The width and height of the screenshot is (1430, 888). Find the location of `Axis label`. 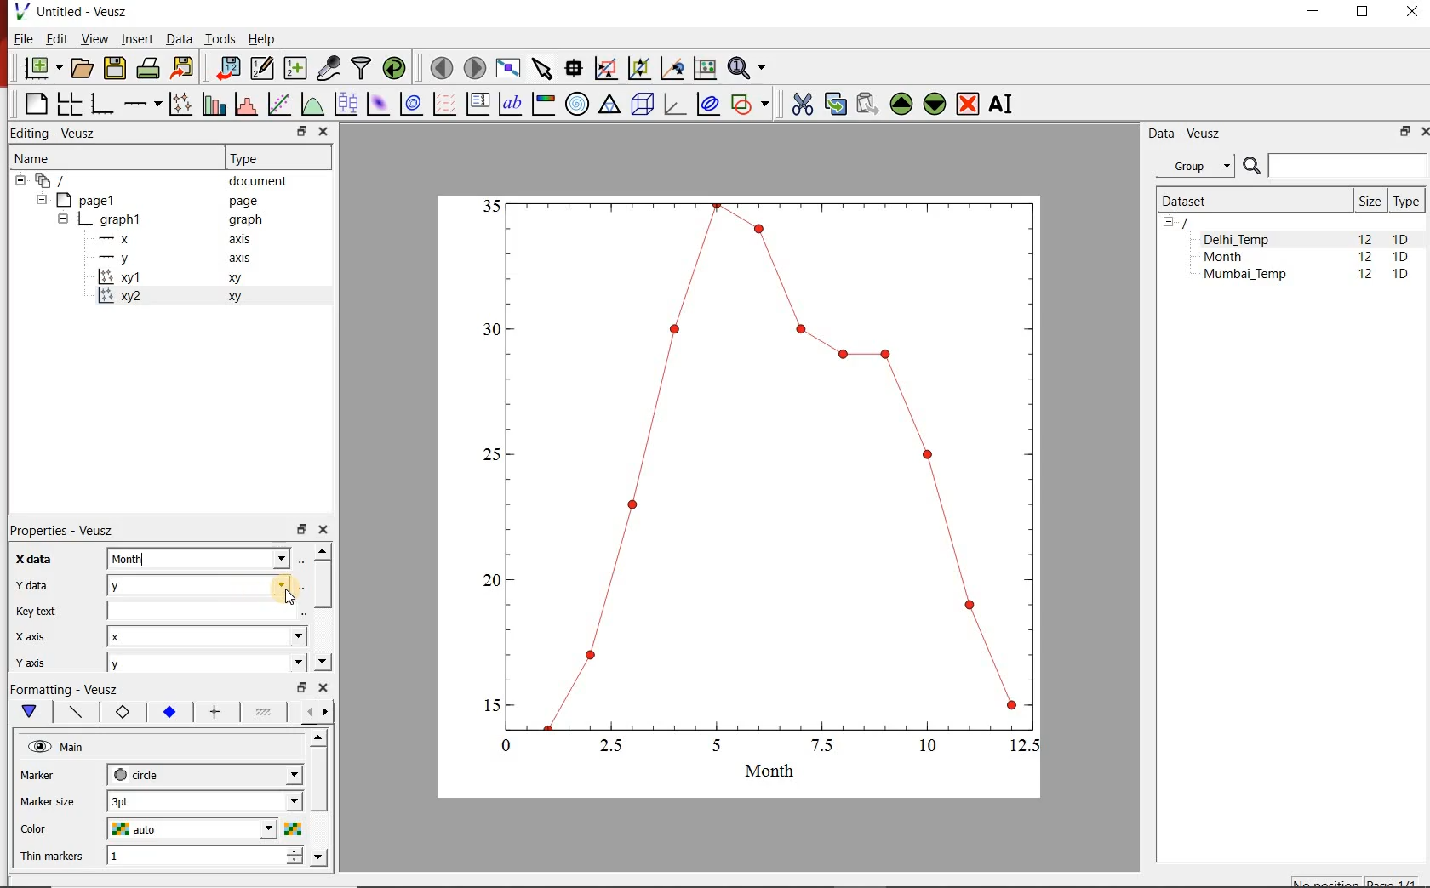

Axis label is located at coordinates (119, 712).